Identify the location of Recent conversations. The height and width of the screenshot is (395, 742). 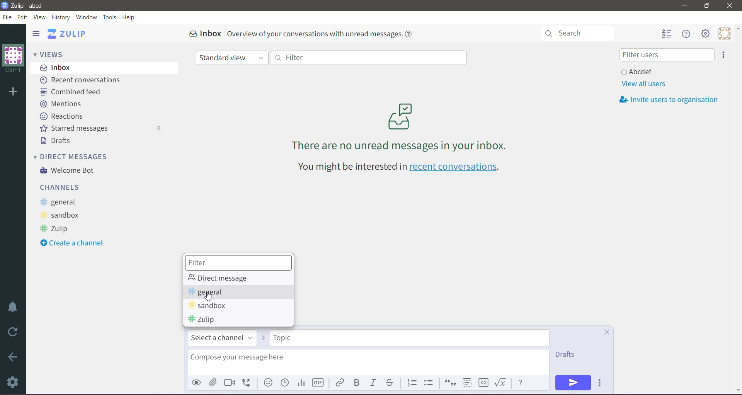
(83, 80).